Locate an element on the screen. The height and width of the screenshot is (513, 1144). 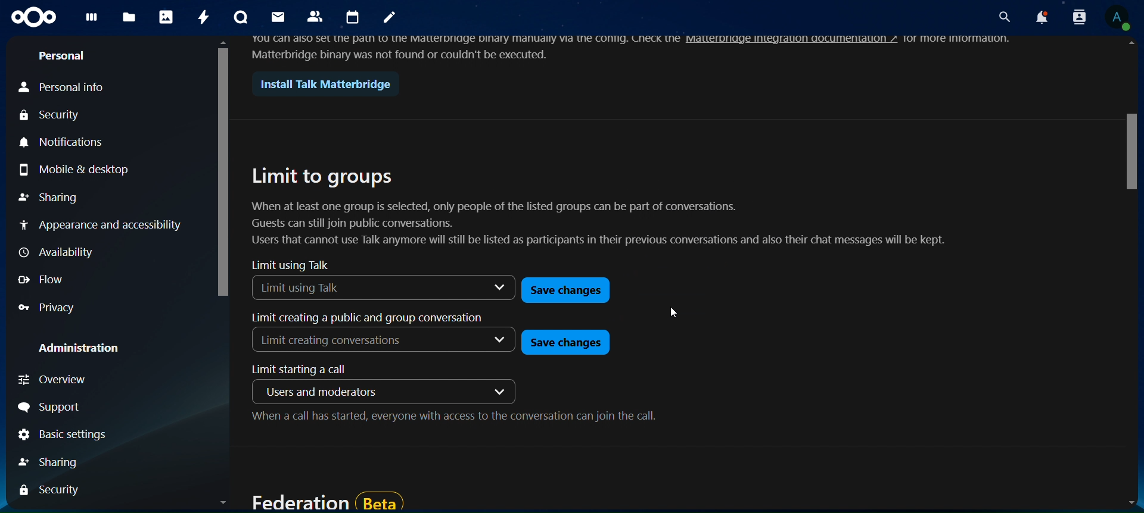
flow is located at coordinates (48, 279).